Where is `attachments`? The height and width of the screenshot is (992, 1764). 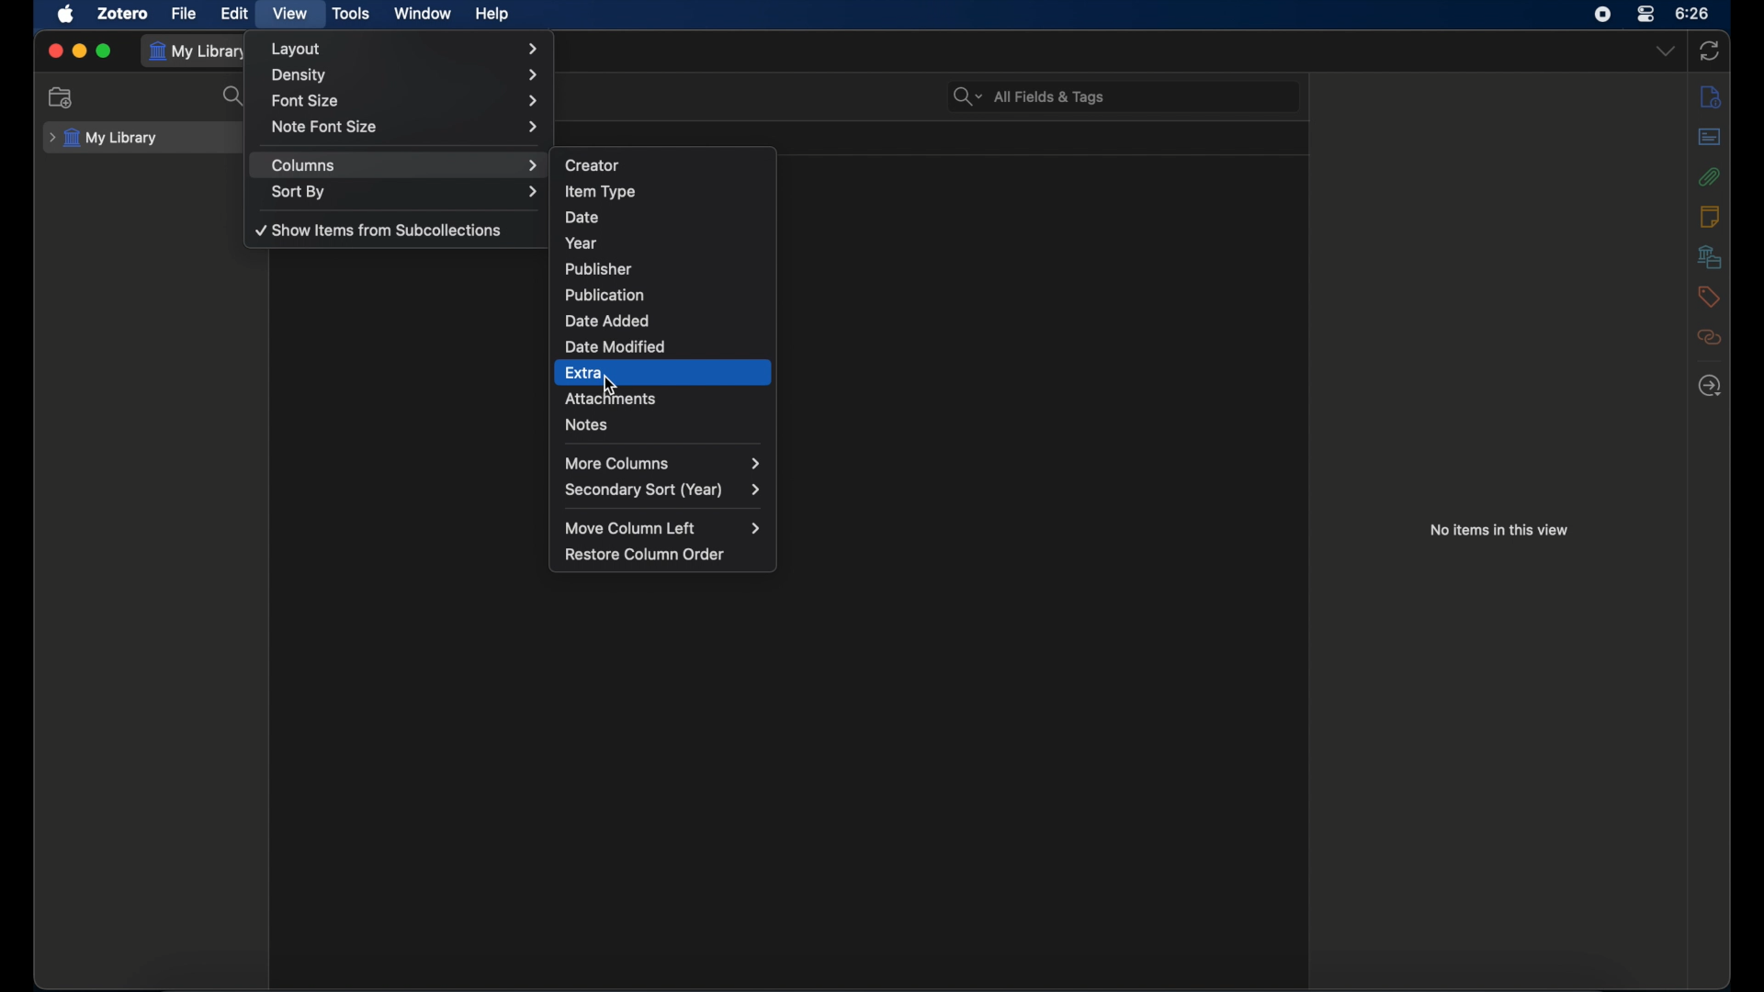 attachments is located at coordinates (1710, 175).